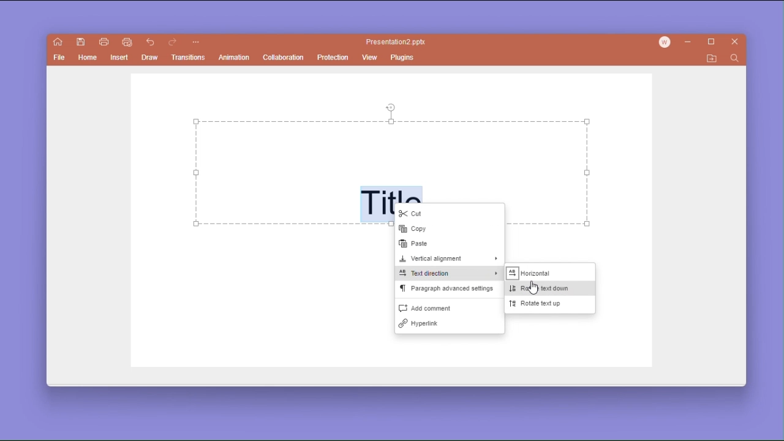 Image resolution: width=784 pixels, height=441 pixels. I want to click on account icon, so click(667, 42).